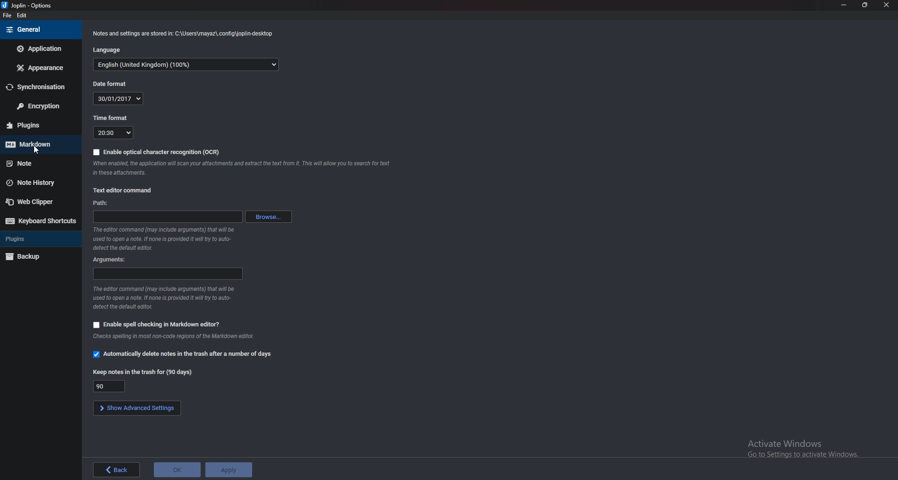  Describe the element at coordinates (39, 29) in the screenshot. I see `general` at that location.